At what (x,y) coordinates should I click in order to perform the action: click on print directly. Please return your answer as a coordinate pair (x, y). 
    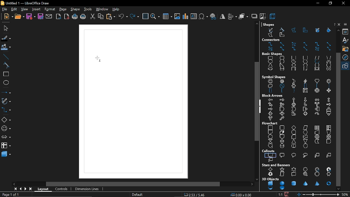
    Looking at the image, I should click on (75, 17).